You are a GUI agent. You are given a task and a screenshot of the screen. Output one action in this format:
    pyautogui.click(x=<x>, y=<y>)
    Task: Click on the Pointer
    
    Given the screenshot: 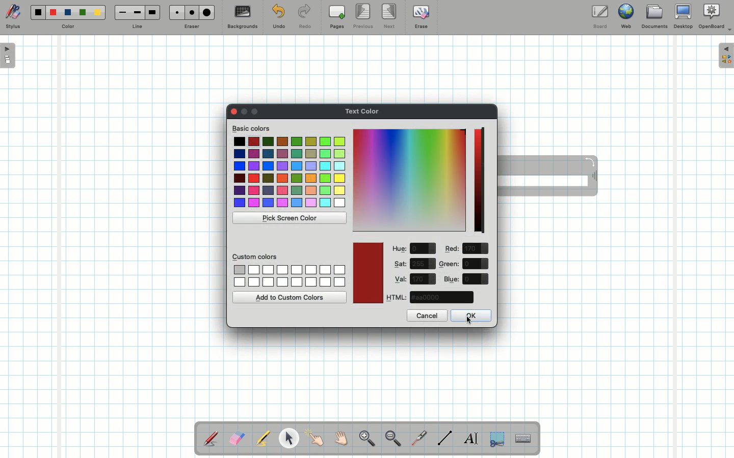 What is the action you would take?
    pyautogui.click(x=315, y=438)
    